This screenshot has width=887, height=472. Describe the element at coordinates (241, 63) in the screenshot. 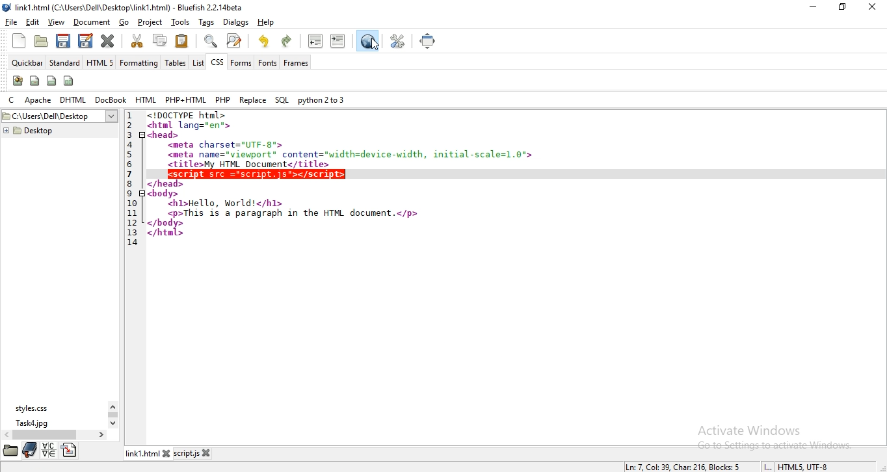

I see `forms` at that location.